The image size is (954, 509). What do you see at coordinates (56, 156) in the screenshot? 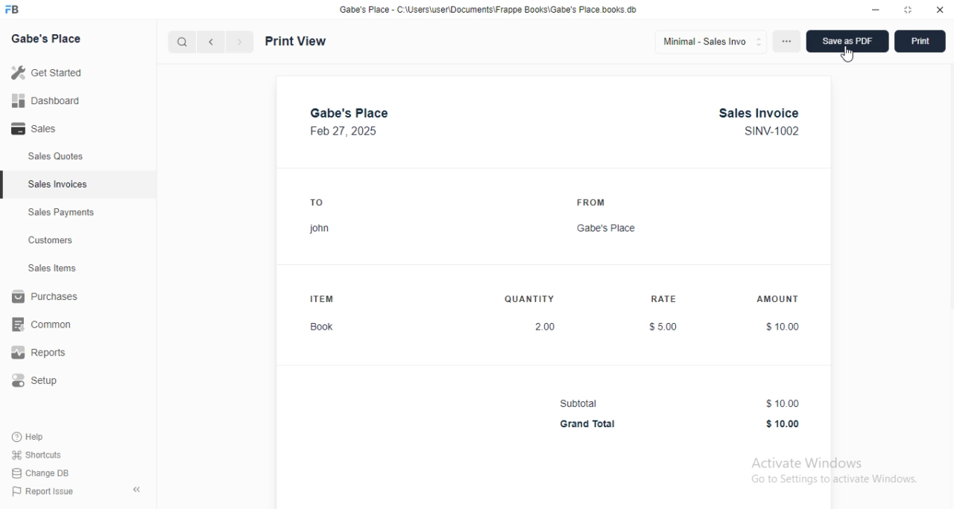
I see `sales quotes` at bounding box center [56, 156].